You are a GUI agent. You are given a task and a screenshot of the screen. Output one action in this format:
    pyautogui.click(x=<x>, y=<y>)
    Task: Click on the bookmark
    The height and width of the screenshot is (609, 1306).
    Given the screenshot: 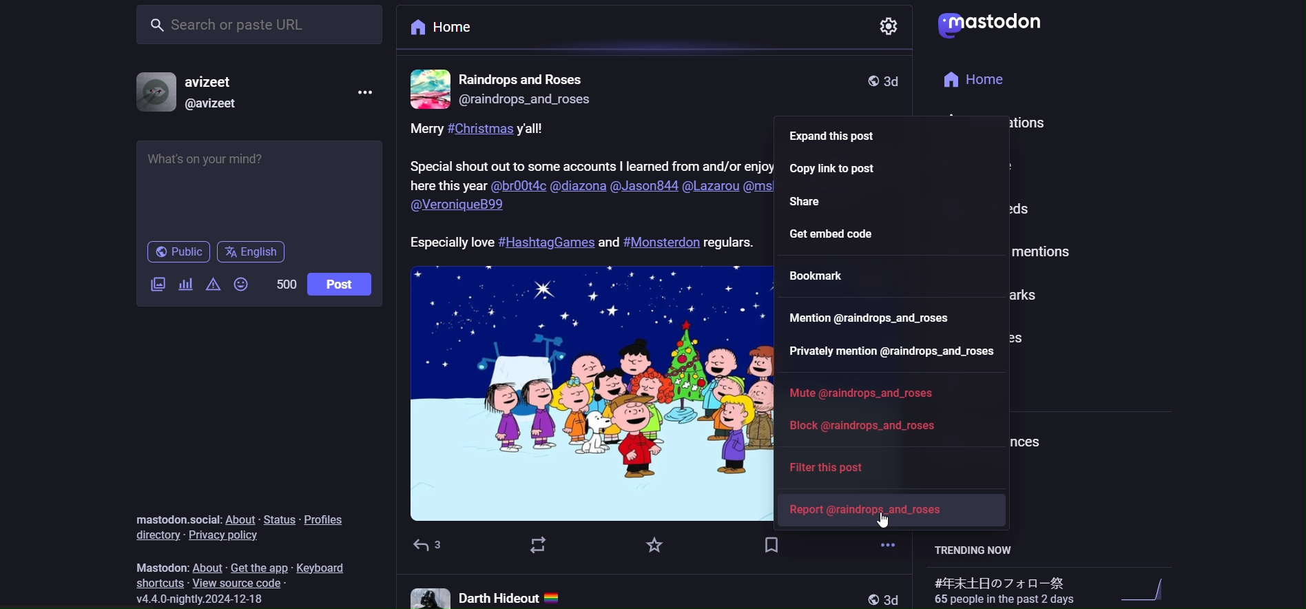 What is the action you would take?
    pyautogui.click(x=818, y=274)
    